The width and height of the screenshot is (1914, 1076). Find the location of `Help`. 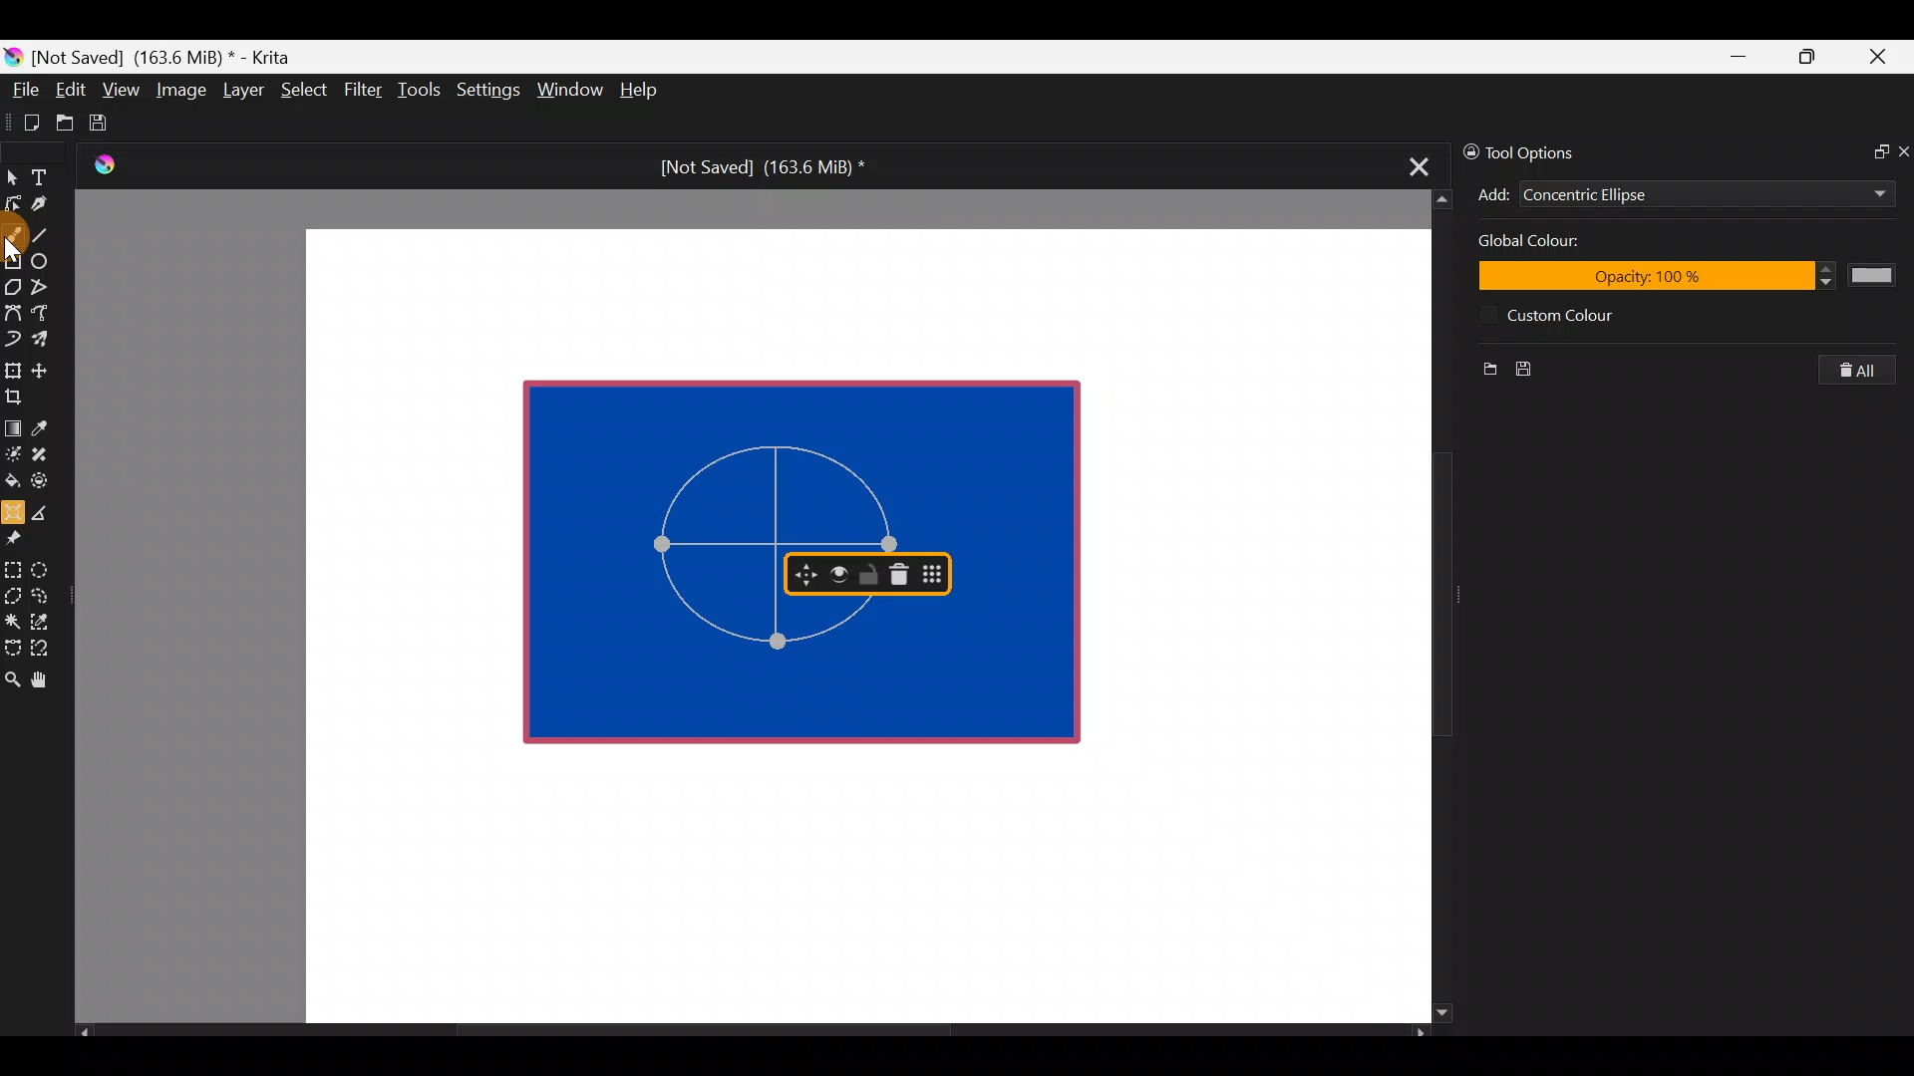

Help is located at coordinates (642, 92).